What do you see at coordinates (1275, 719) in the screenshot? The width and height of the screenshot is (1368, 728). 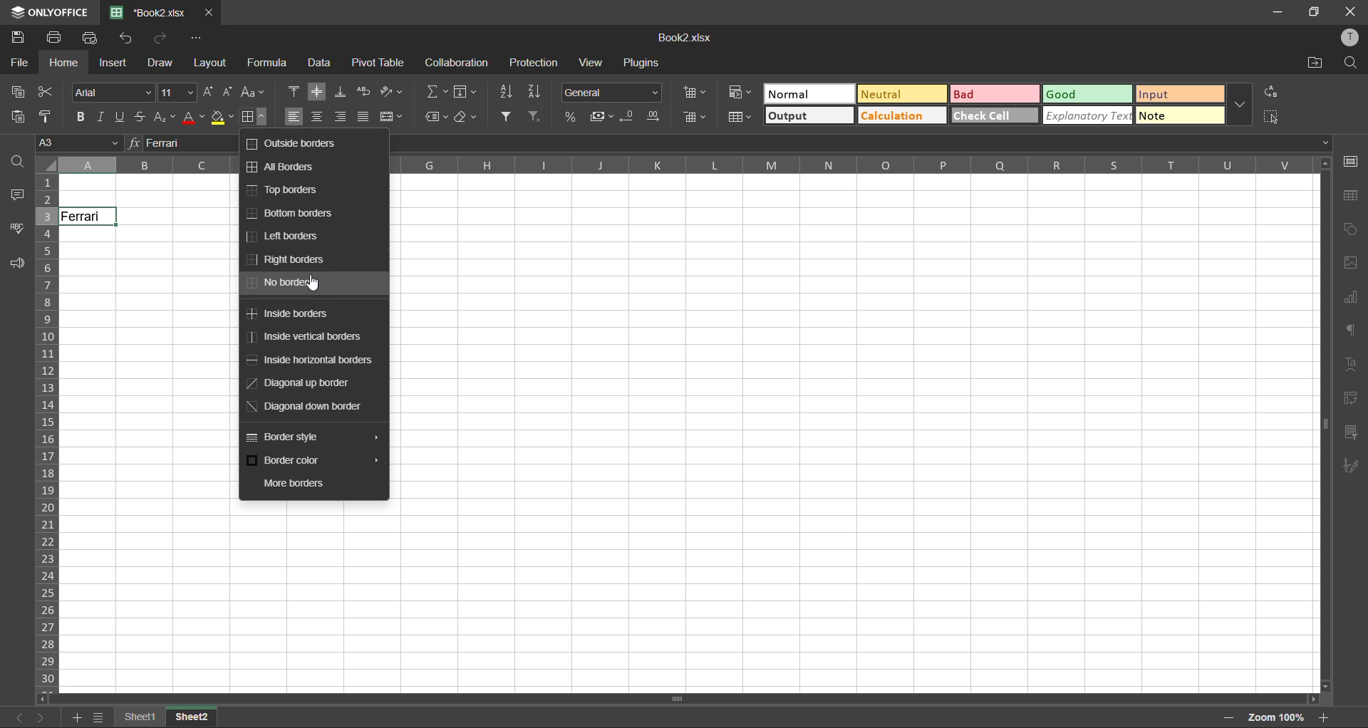 I see `zoom factor` at bounding box center [1275, 719].